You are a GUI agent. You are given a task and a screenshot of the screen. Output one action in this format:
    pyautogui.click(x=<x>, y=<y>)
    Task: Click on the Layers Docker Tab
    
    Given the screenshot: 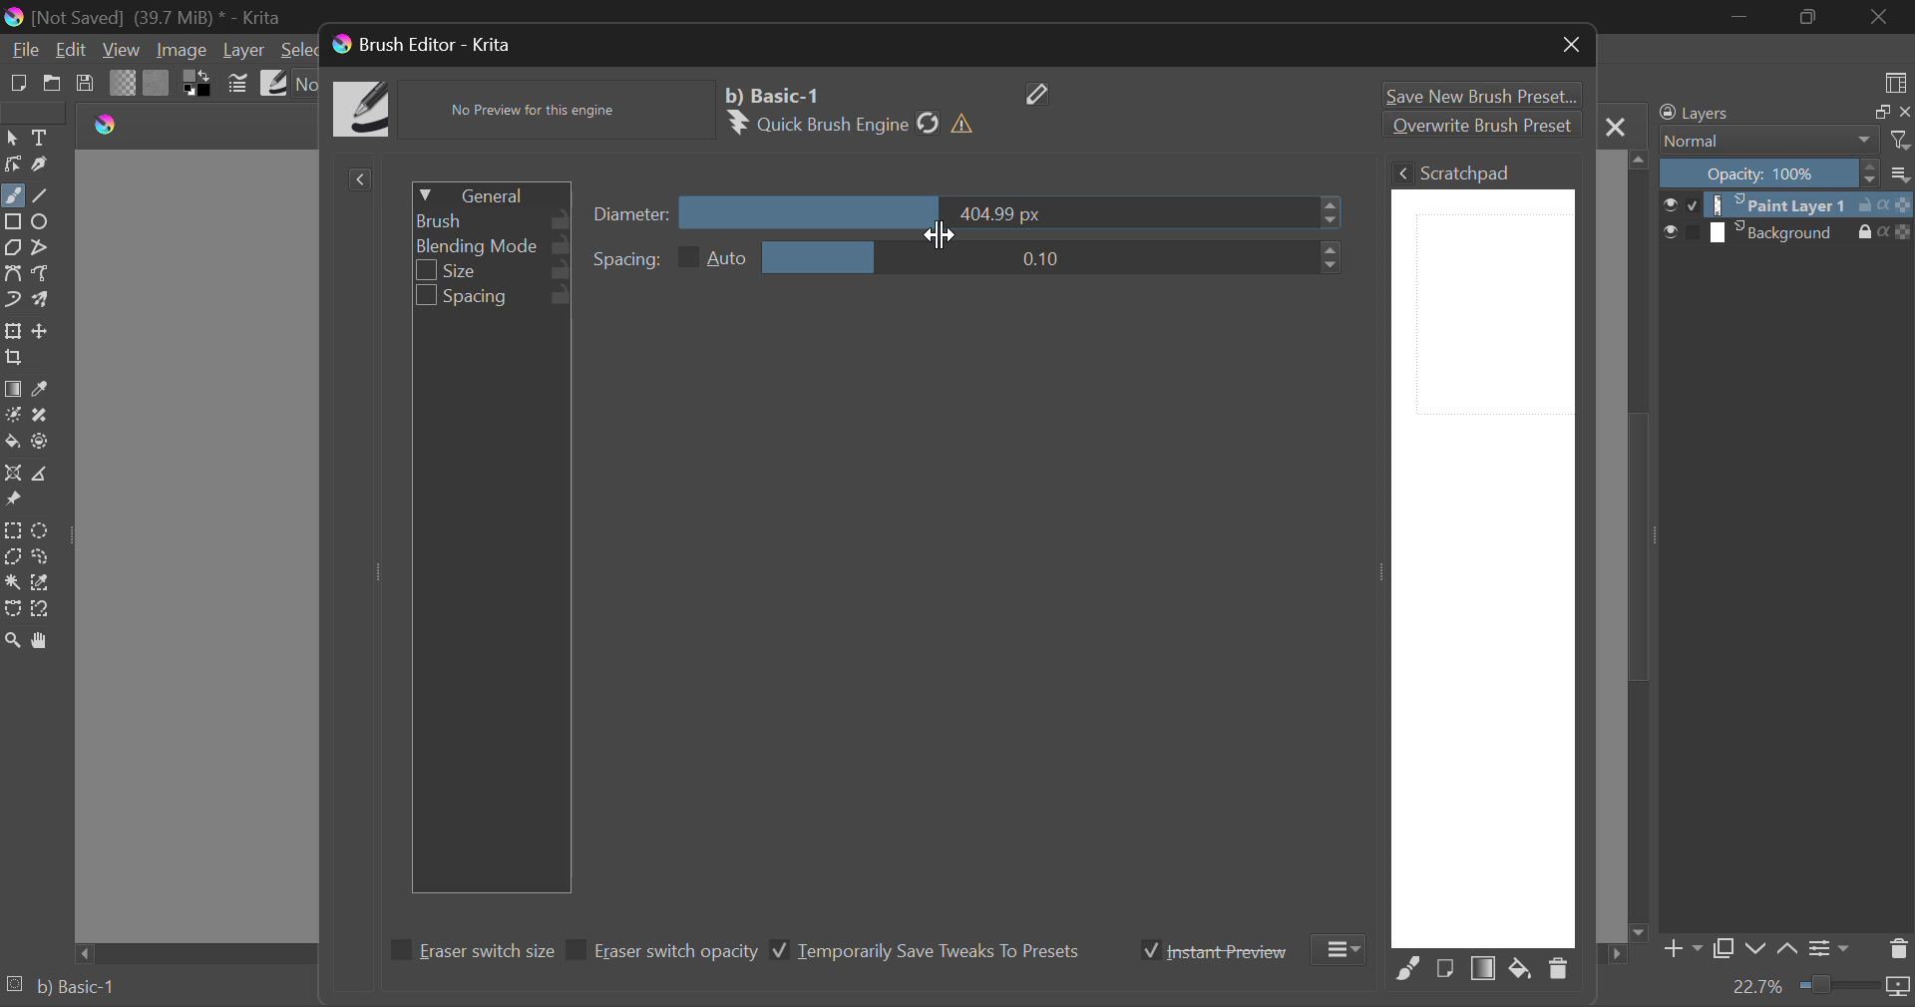 What is the action you would take?
    pyautogui.click(x=1783, y=113)
    